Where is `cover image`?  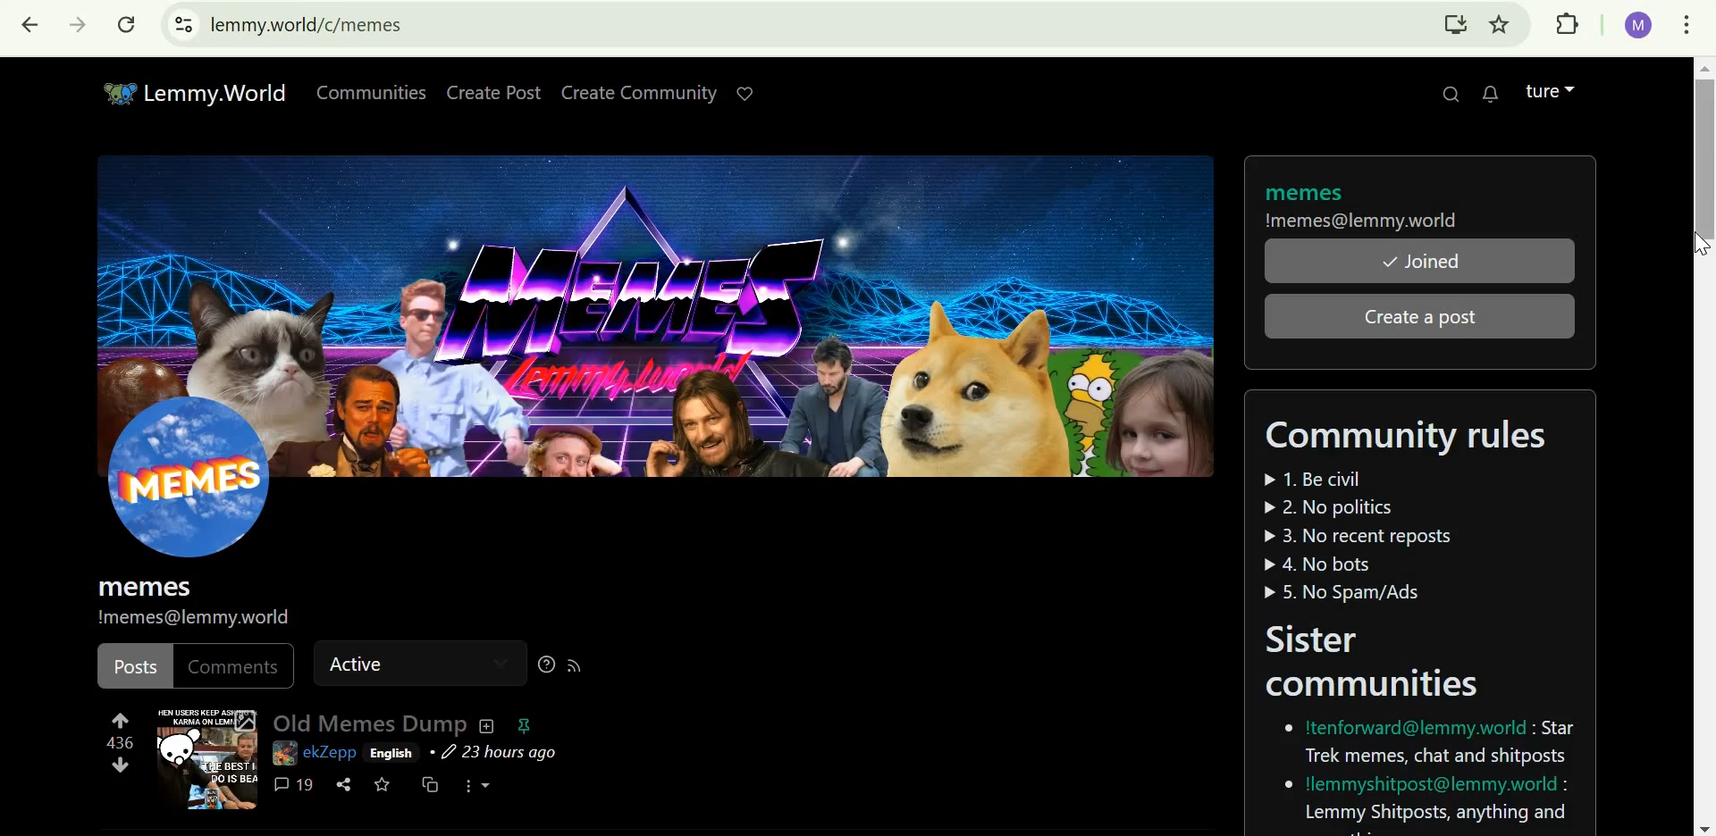 cover image is located at coordinates (660, 315).